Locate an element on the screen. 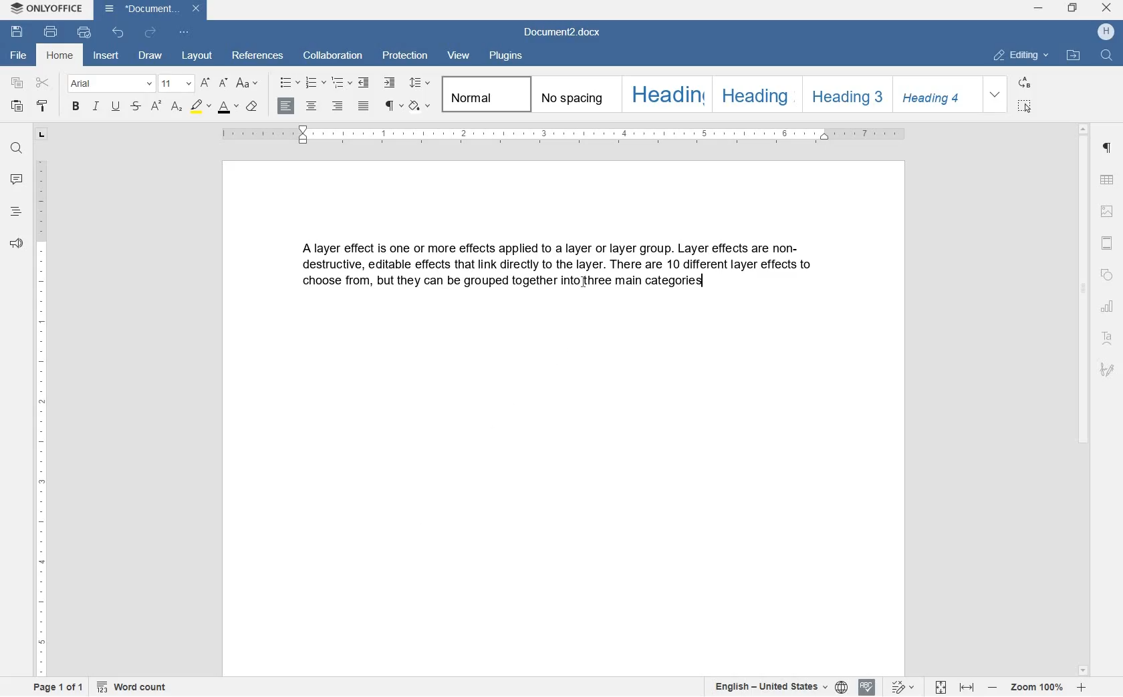 This screenshot has width=1123, height=697. expand formatting style is located at coordinates (995, 95).